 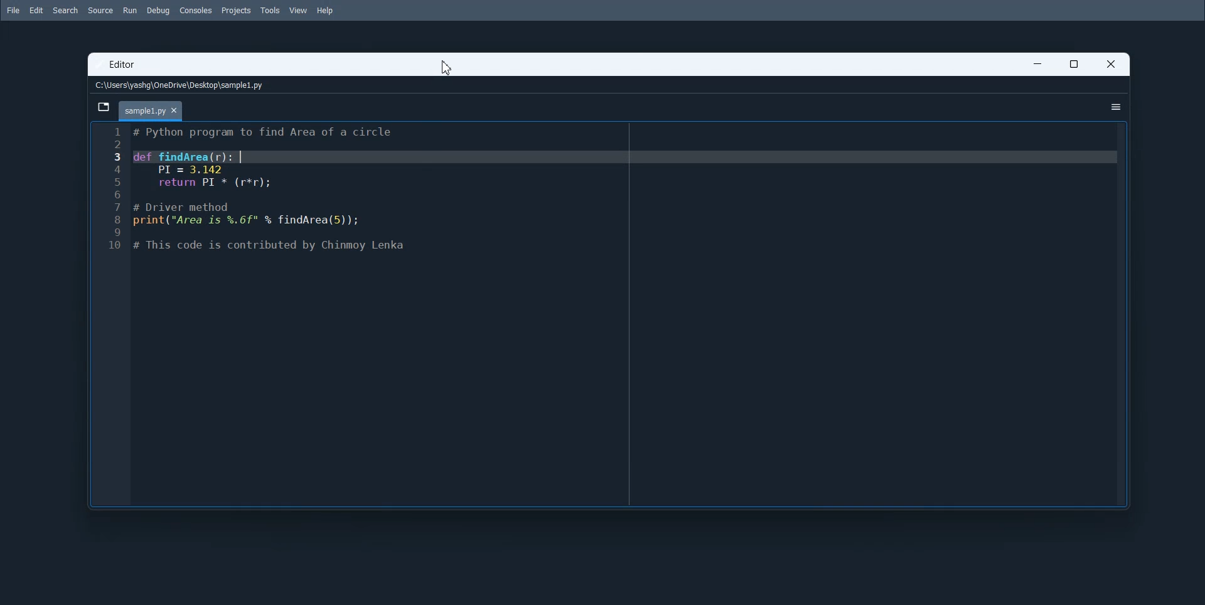 What do you see at coordinates (101, 11) in the screenshot?
I see `Source` at bounding box center [101, 11].